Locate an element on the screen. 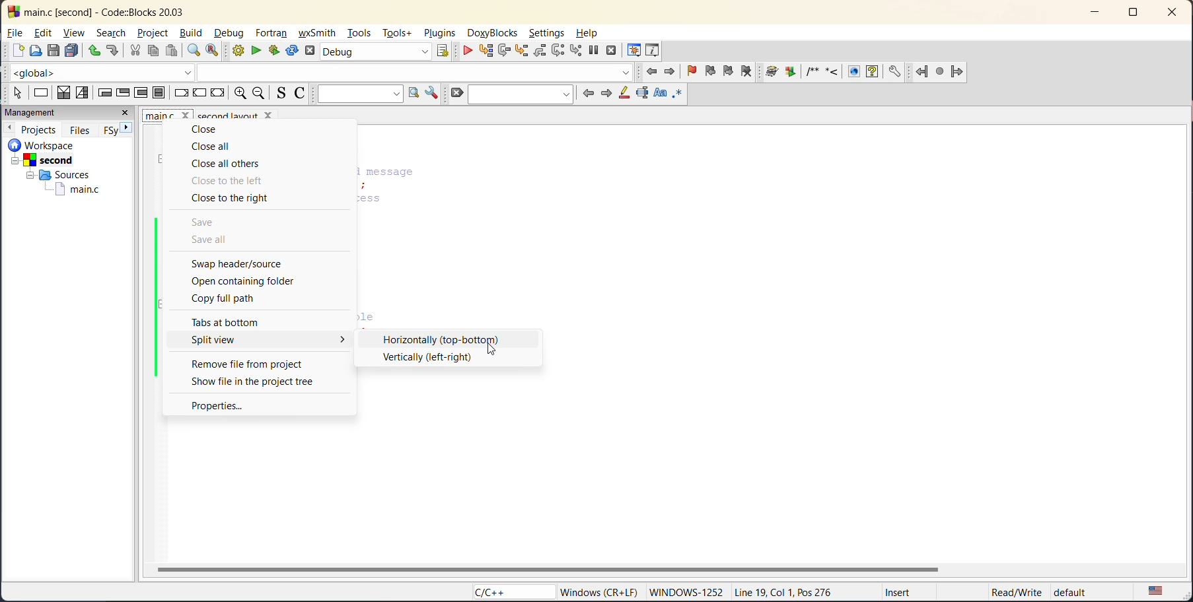  horizontal scroll bar is located at coordinates (546, 568).